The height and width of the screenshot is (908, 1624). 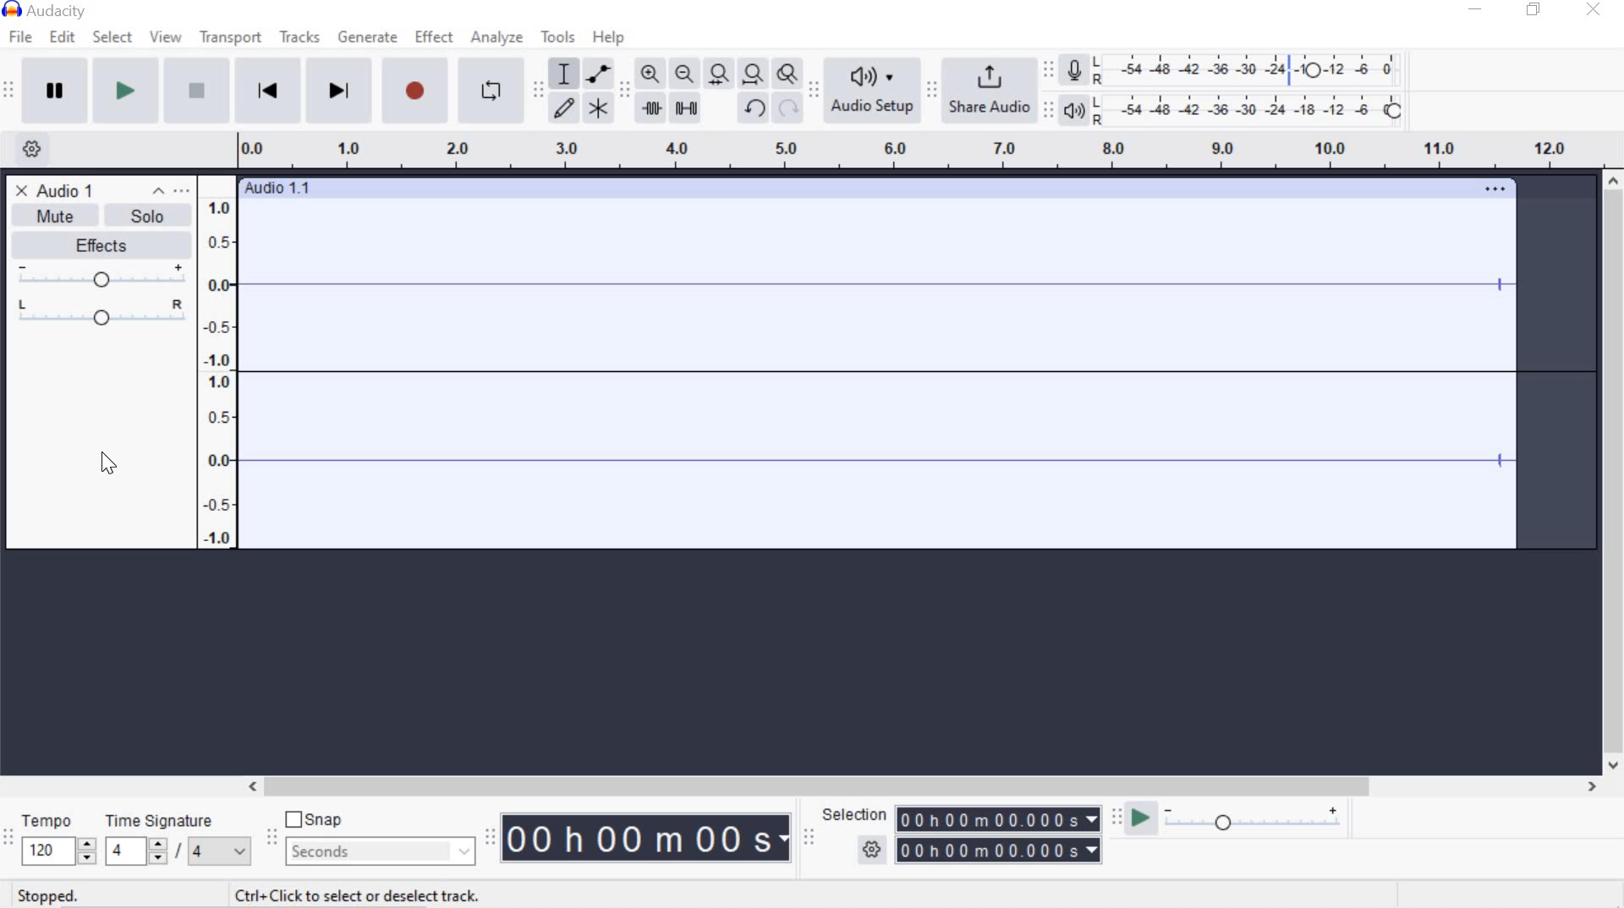 What do you see at coordinates (497, 37) in the screenshot?
I see `analyze` at bounding box center [497, 37].